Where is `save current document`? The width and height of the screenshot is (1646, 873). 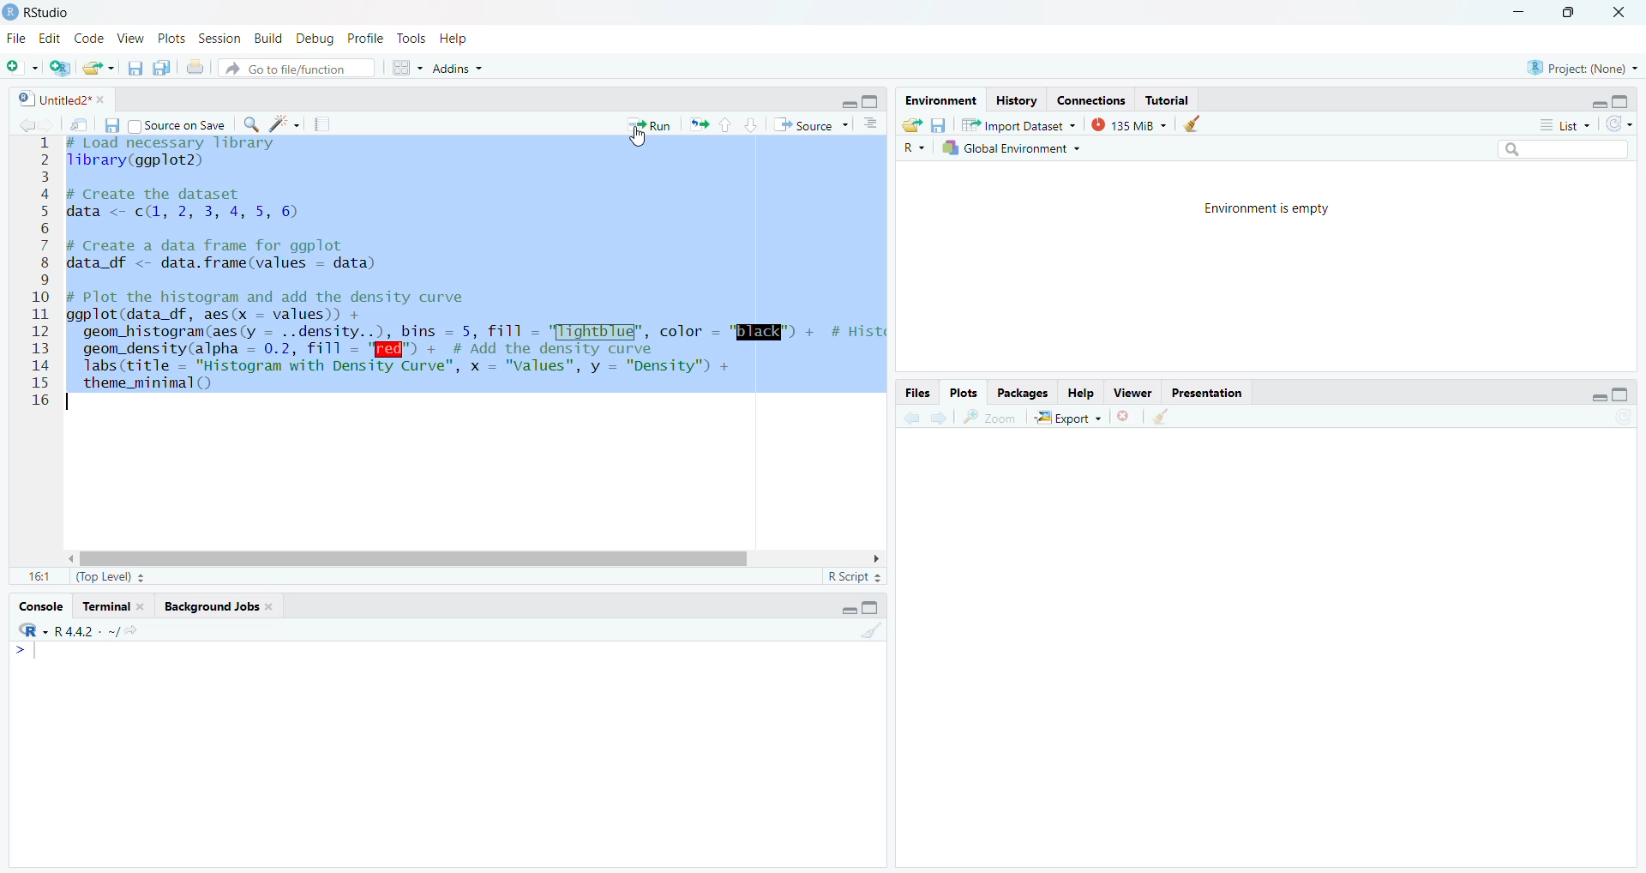 save current document is located at coordinates (135, 69).